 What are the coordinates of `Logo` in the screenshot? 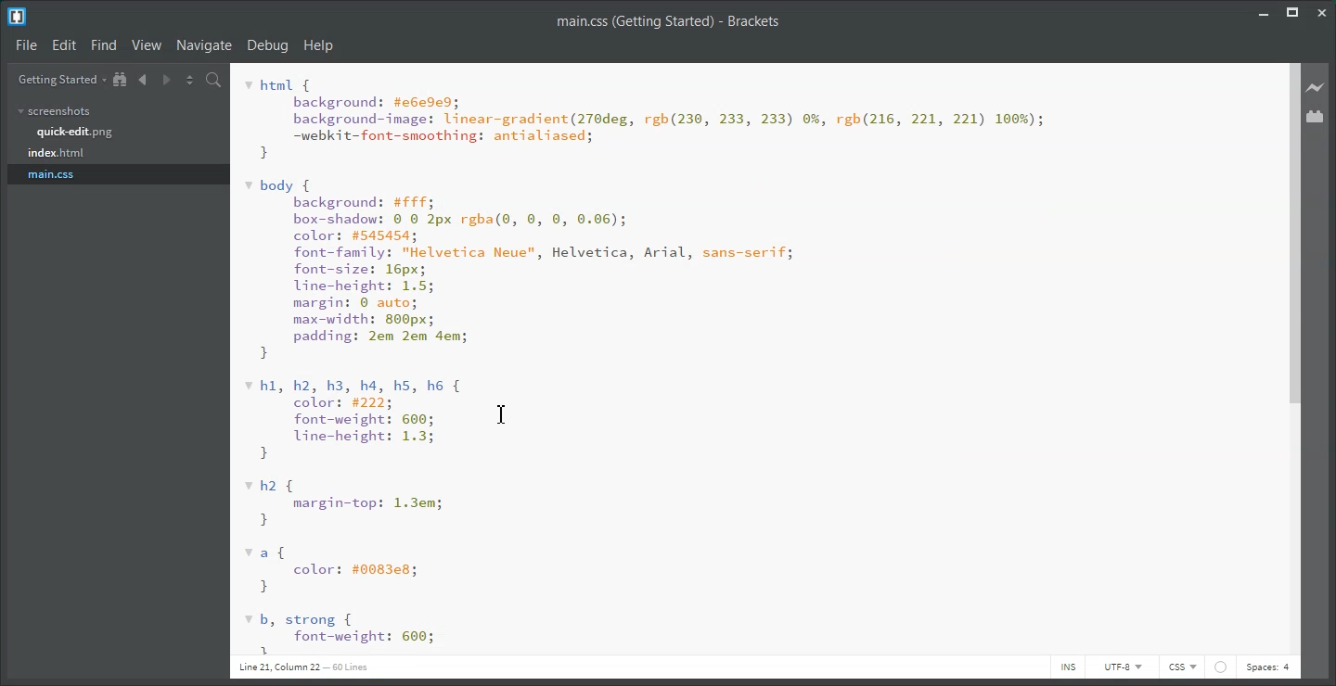 It's located at (17, 18).